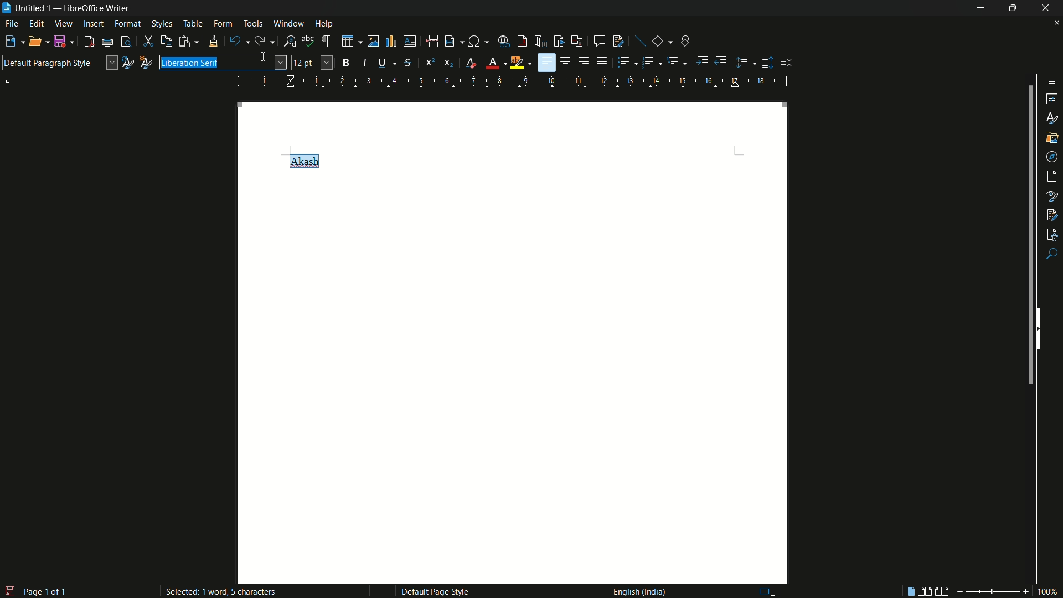  Describe the element at coordinates (98, 8) in the screenshot. I see `app name` at that location.